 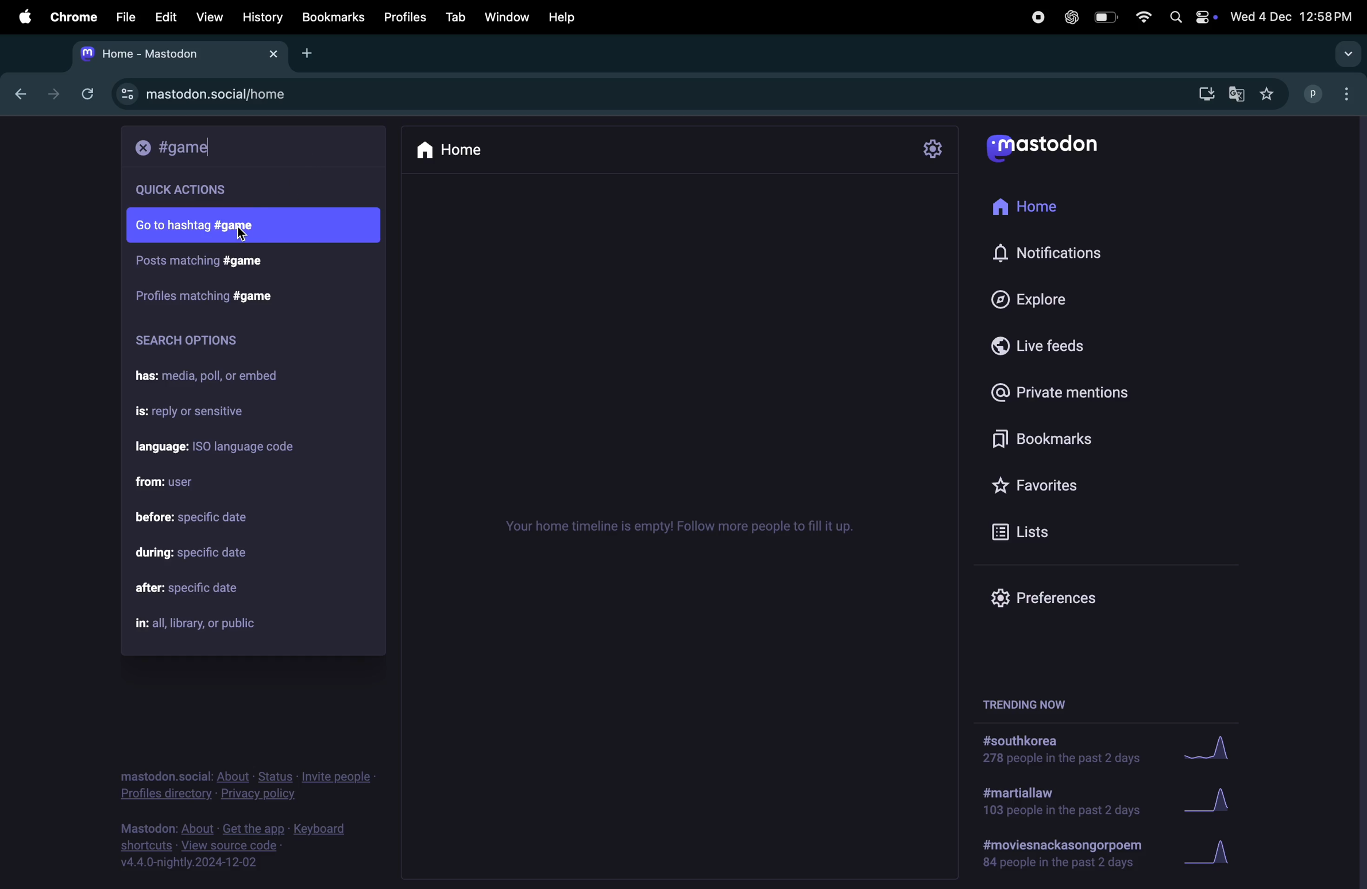 I want to click on user profiles, so click(x=1328, y=94).